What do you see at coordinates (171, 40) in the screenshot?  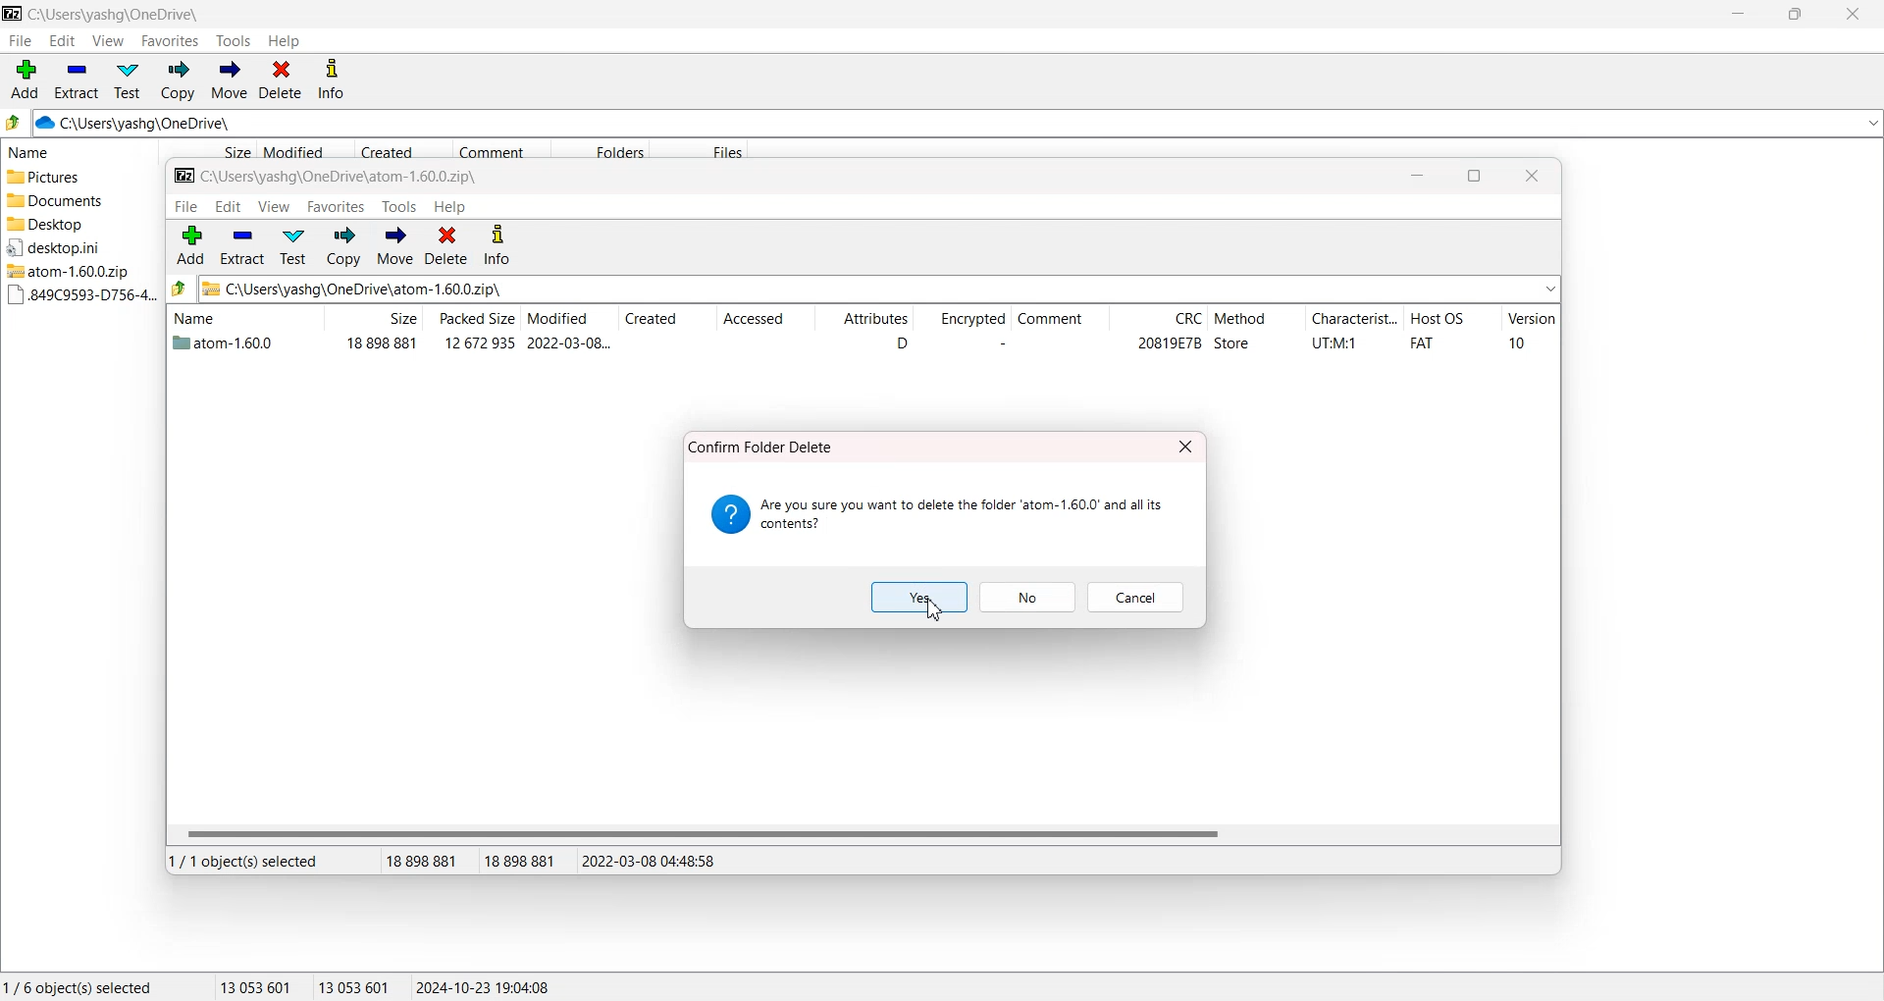 I see `Favorites` at bounding box center [171, 40].